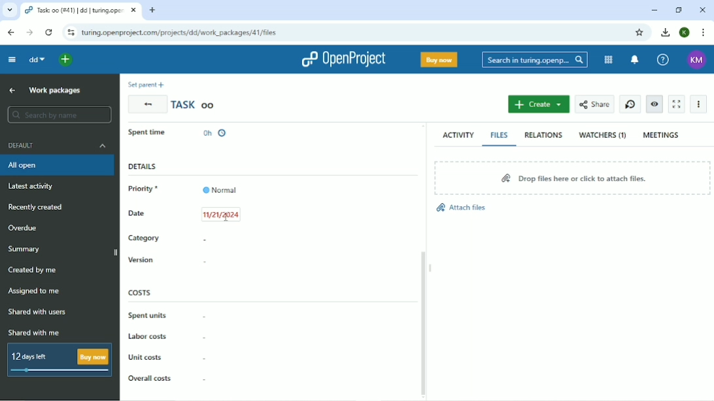  Describe the element at coordinates (147, 315) in the screenshot. I see `Spent units` at that location.